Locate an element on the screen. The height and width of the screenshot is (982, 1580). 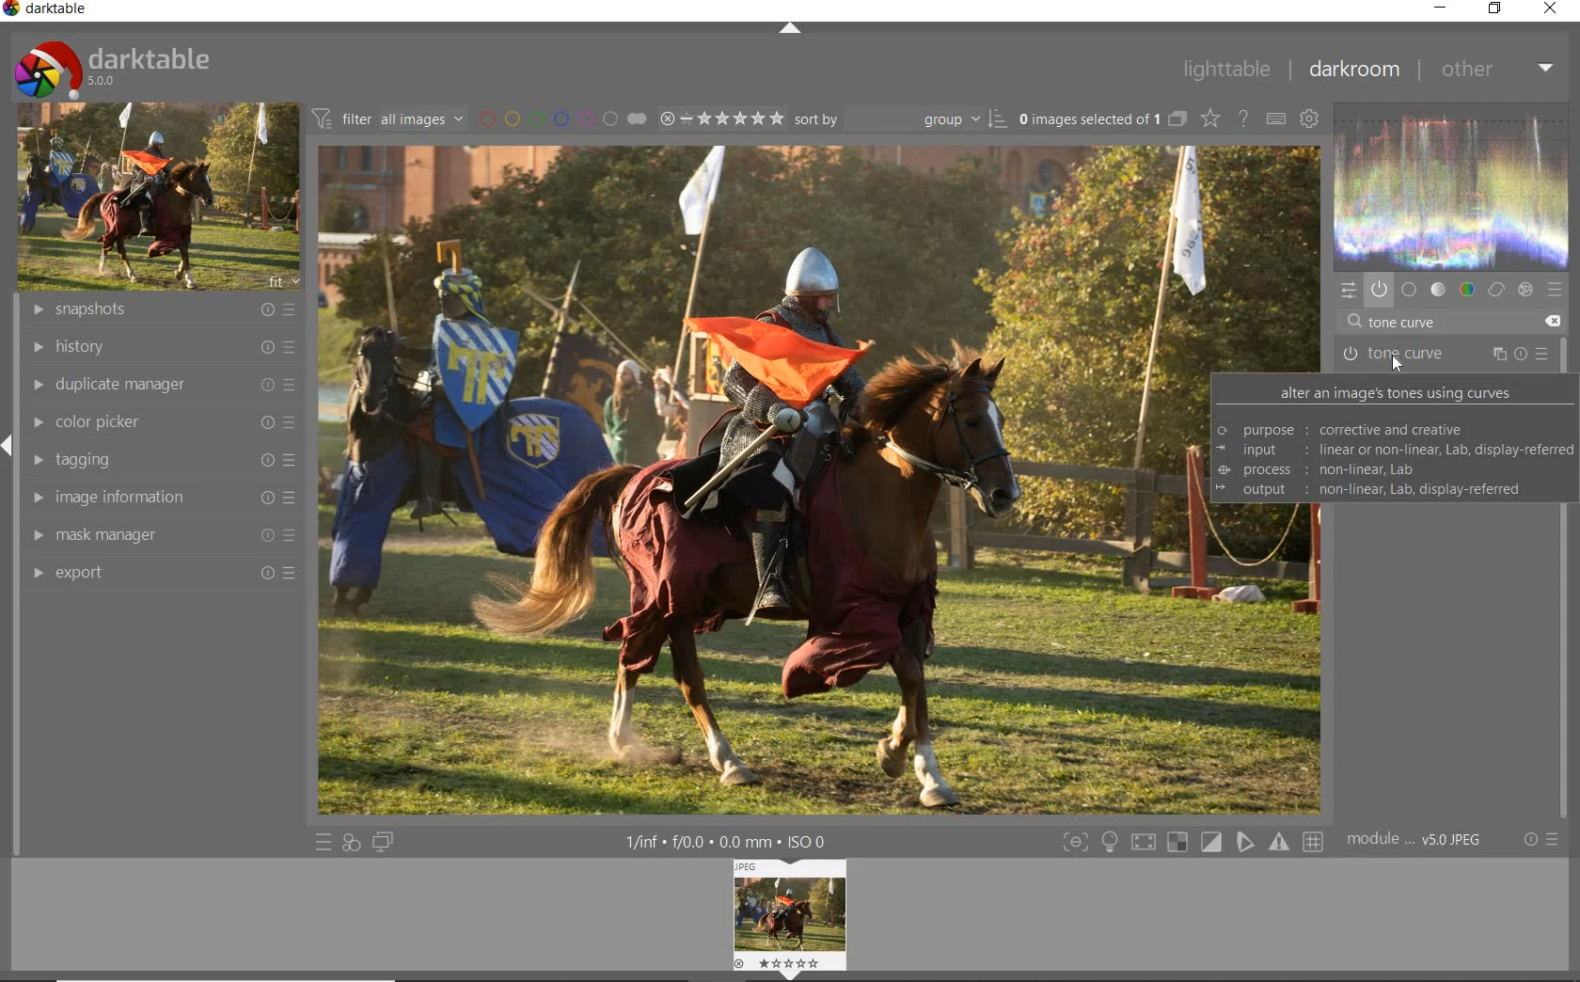
change type of overlays is located at coordinates (1212, 120).